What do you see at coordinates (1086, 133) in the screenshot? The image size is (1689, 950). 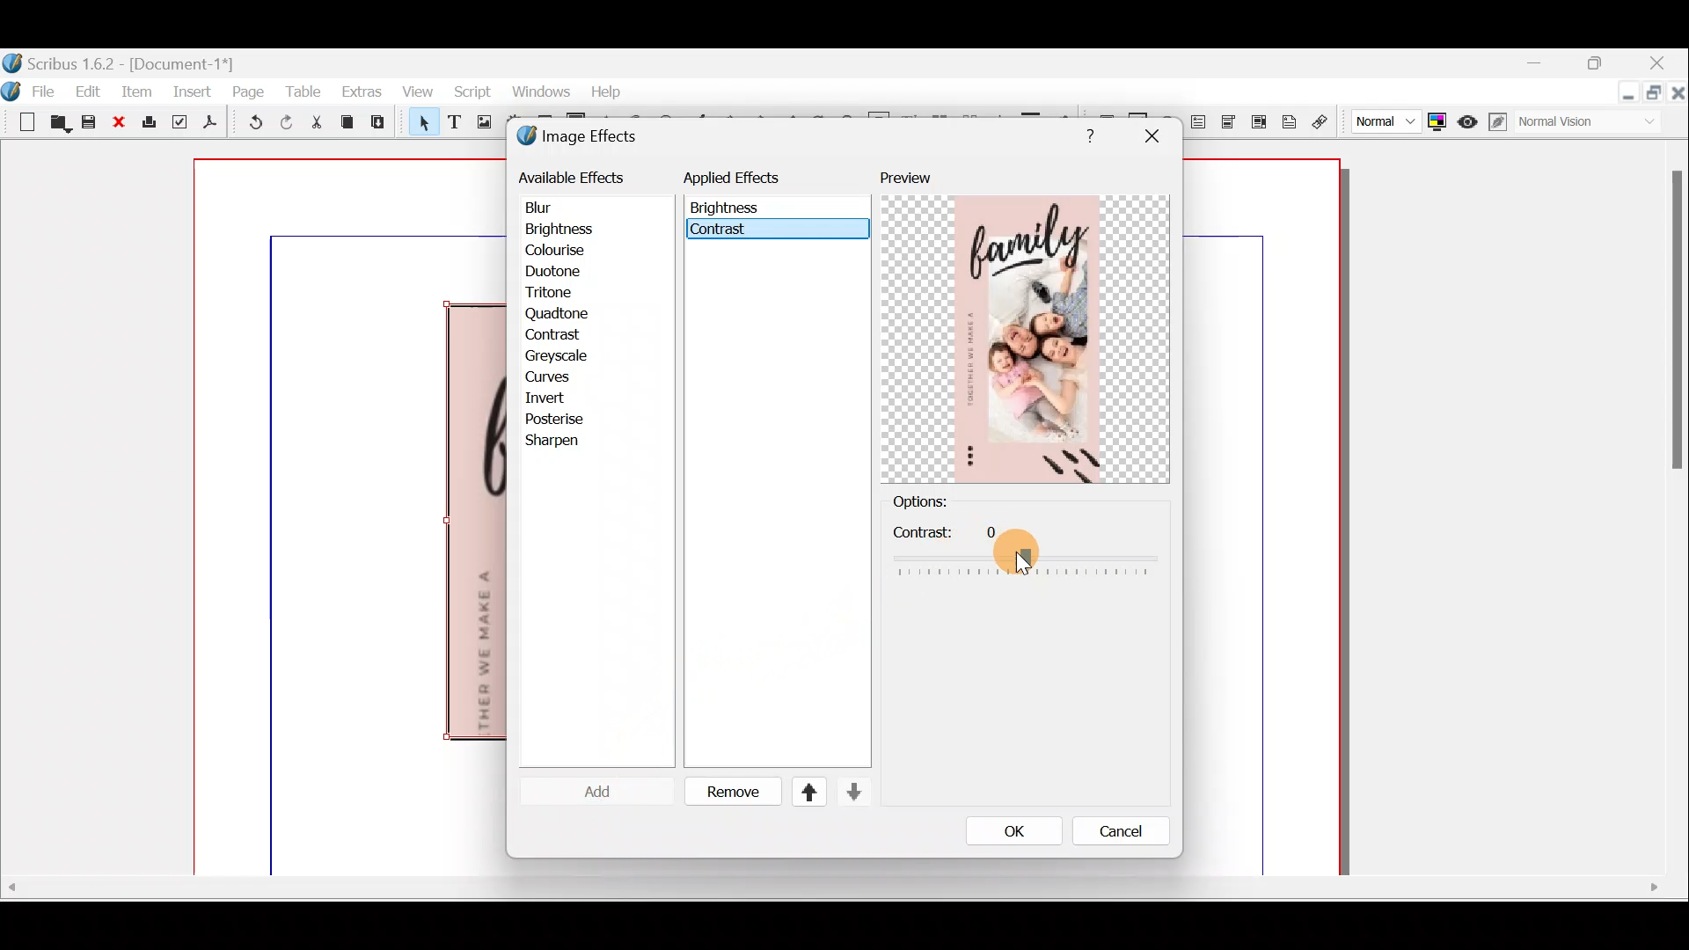 I see `` at bounding box center [1086, 133].